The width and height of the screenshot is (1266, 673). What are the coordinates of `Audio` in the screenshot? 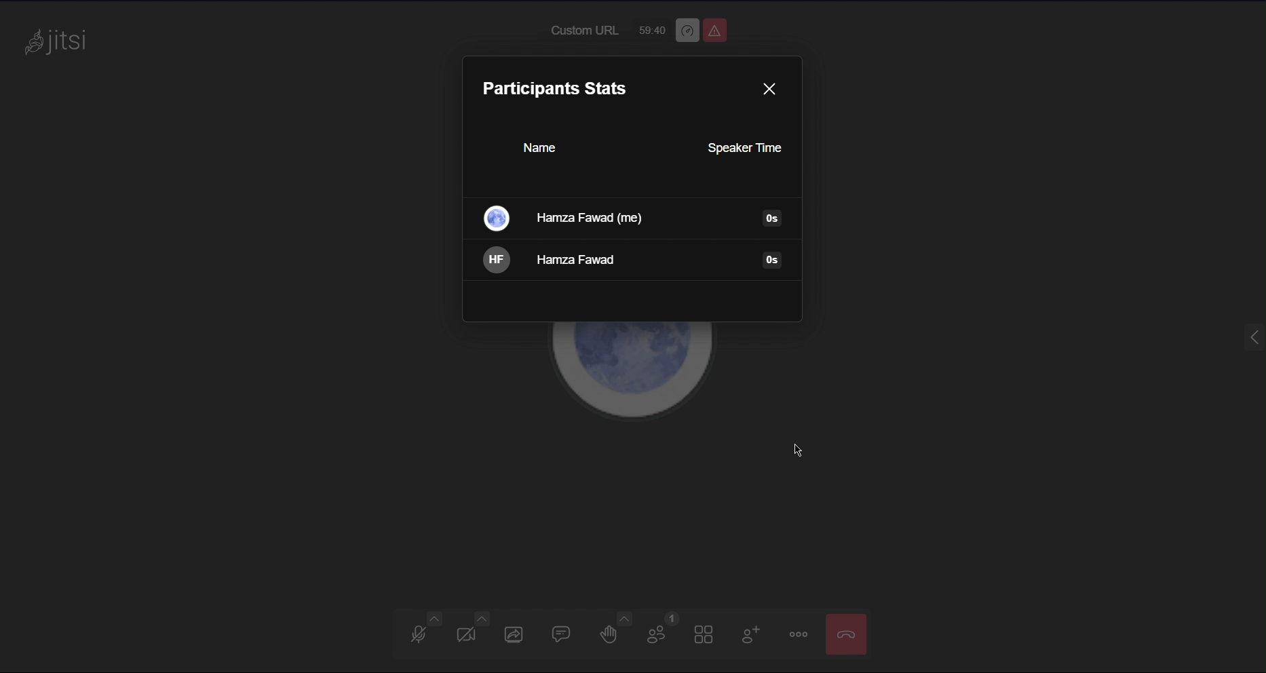 It's located at (417, 633).